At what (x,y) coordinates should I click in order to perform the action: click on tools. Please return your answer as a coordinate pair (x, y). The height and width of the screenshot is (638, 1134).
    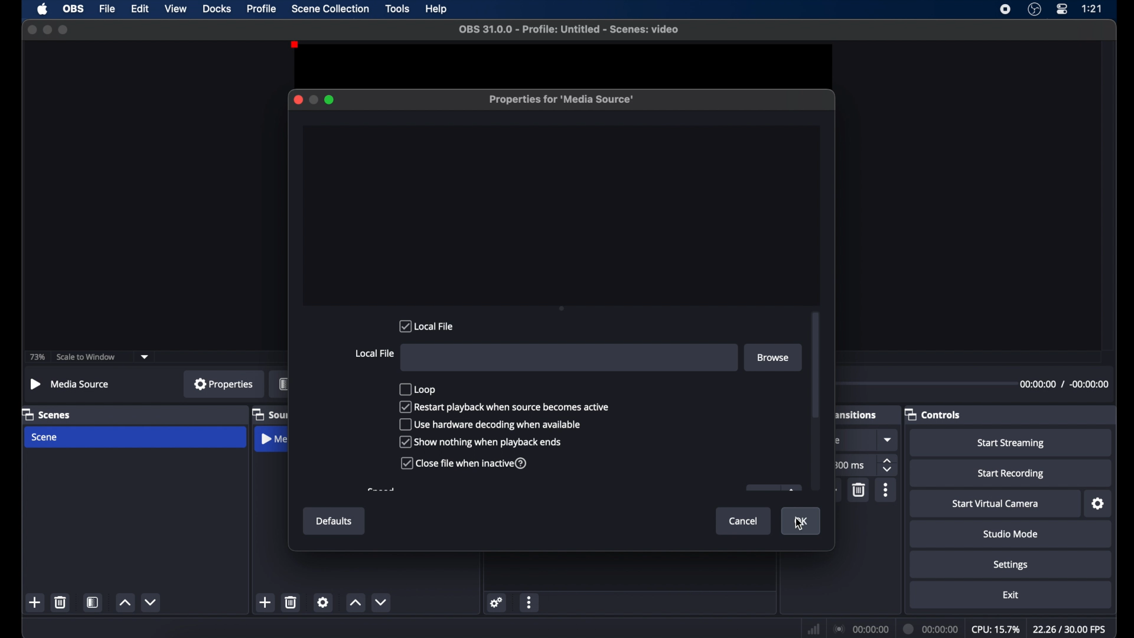
    Looking at the image, I should click on (397, 9).